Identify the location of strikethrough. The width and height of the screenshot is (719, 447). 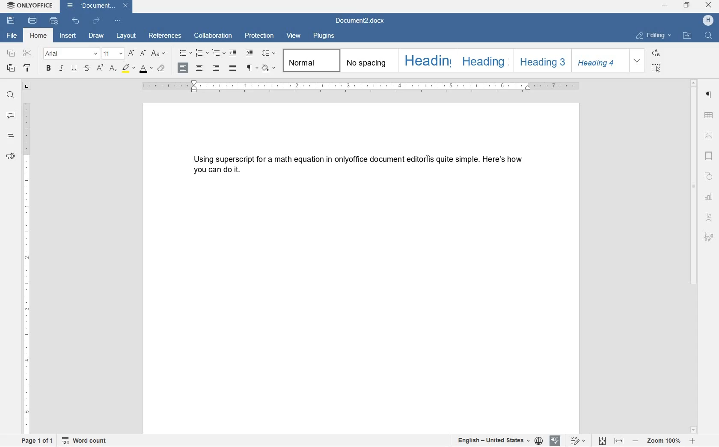
(87, 69).